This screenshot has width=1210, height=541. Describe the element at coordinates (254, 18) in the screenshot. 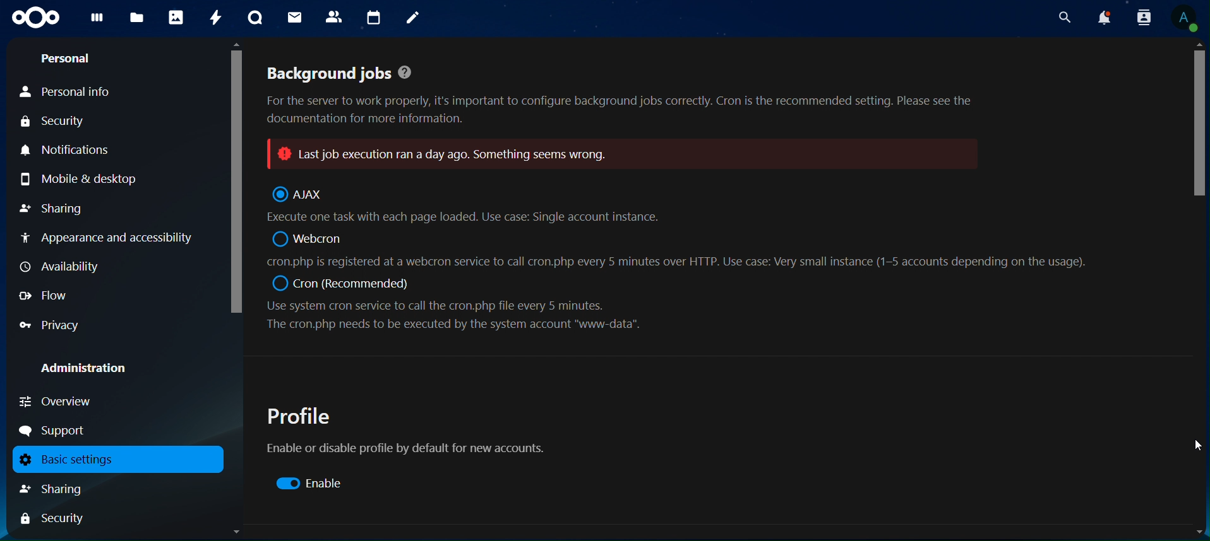

I see `talk` at that location.